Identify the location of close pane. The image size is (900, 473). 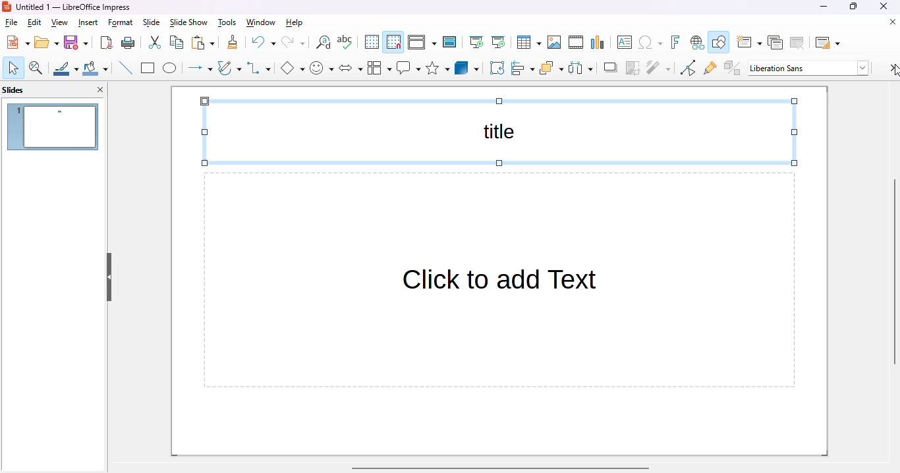
(101, 89).